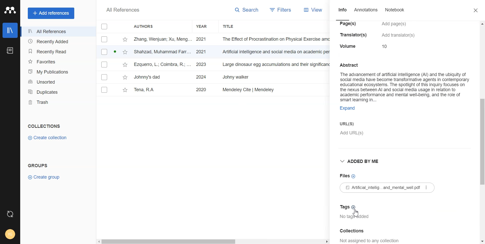 Image resolution: width=485 pixels, height=244 pixels. What do you see at coordinates (38, 165) in the screenshot?
I see `Group` at bounding box center [38, 165].